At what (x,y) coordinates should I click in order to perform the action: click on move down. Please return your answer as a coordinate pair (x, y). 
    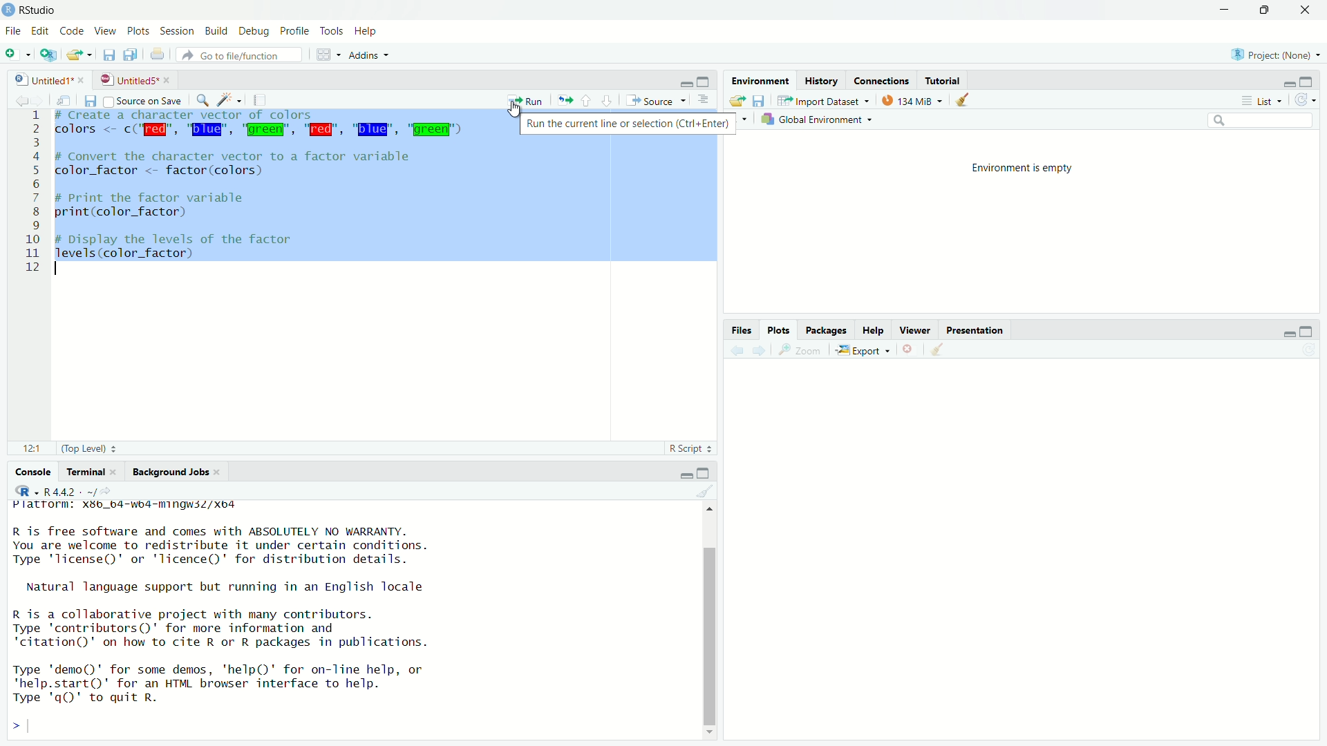
    Looking at the image, I should click on (713, 736).